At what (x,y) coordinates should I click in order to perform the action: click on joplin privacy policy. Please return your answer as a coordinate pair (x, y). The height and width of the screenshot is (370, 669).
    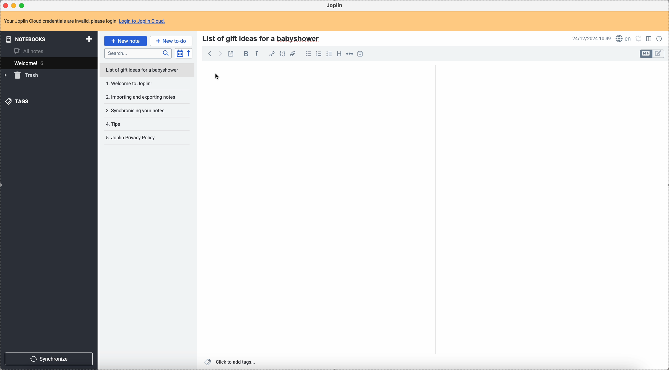
    Looking at the image, I should click on (132, 139).